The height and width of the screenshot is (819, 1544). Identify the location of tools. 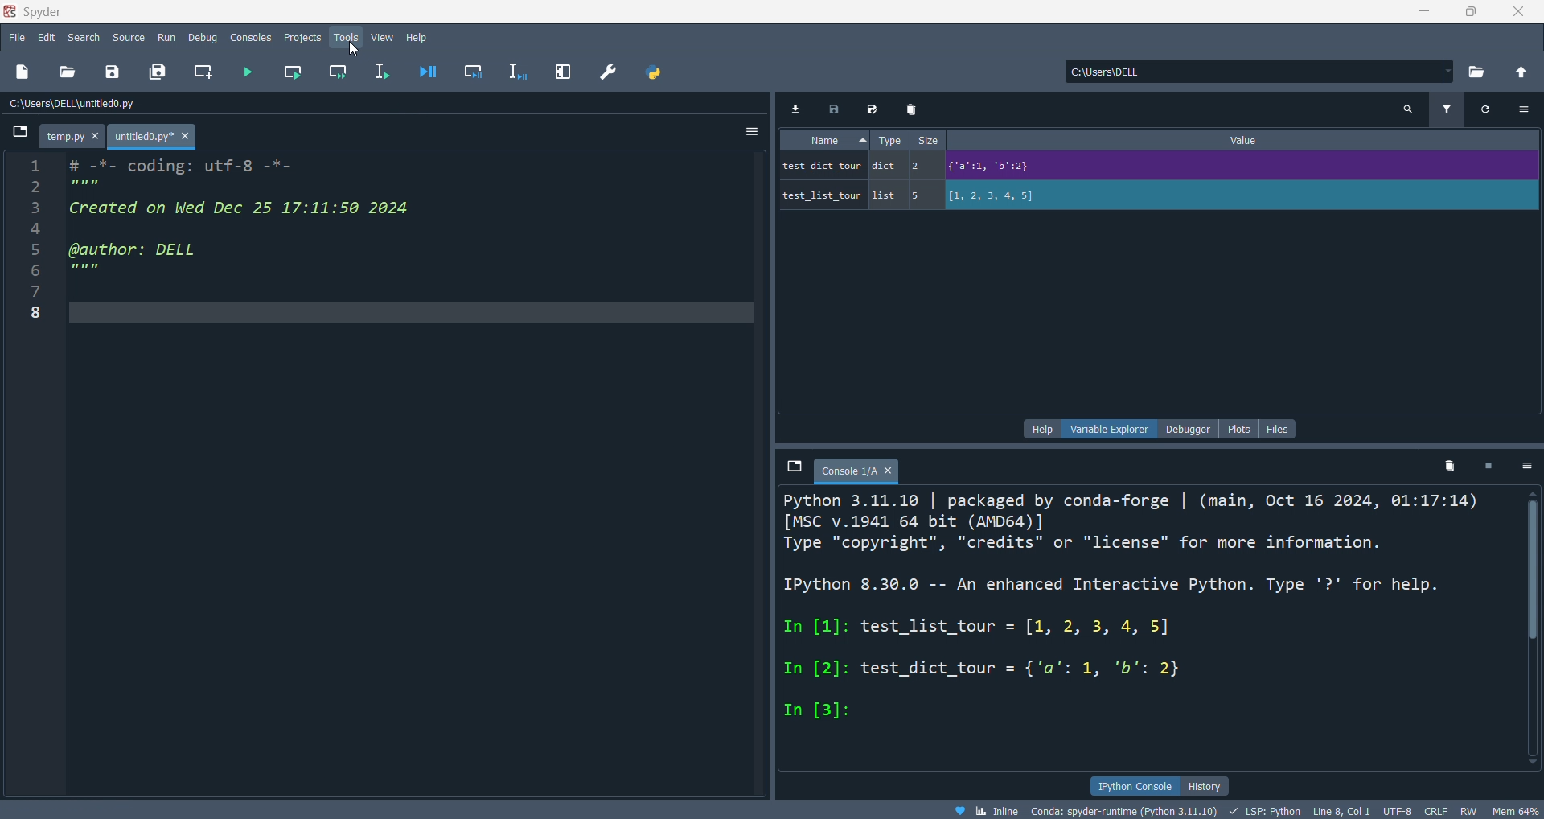
(343, 39).